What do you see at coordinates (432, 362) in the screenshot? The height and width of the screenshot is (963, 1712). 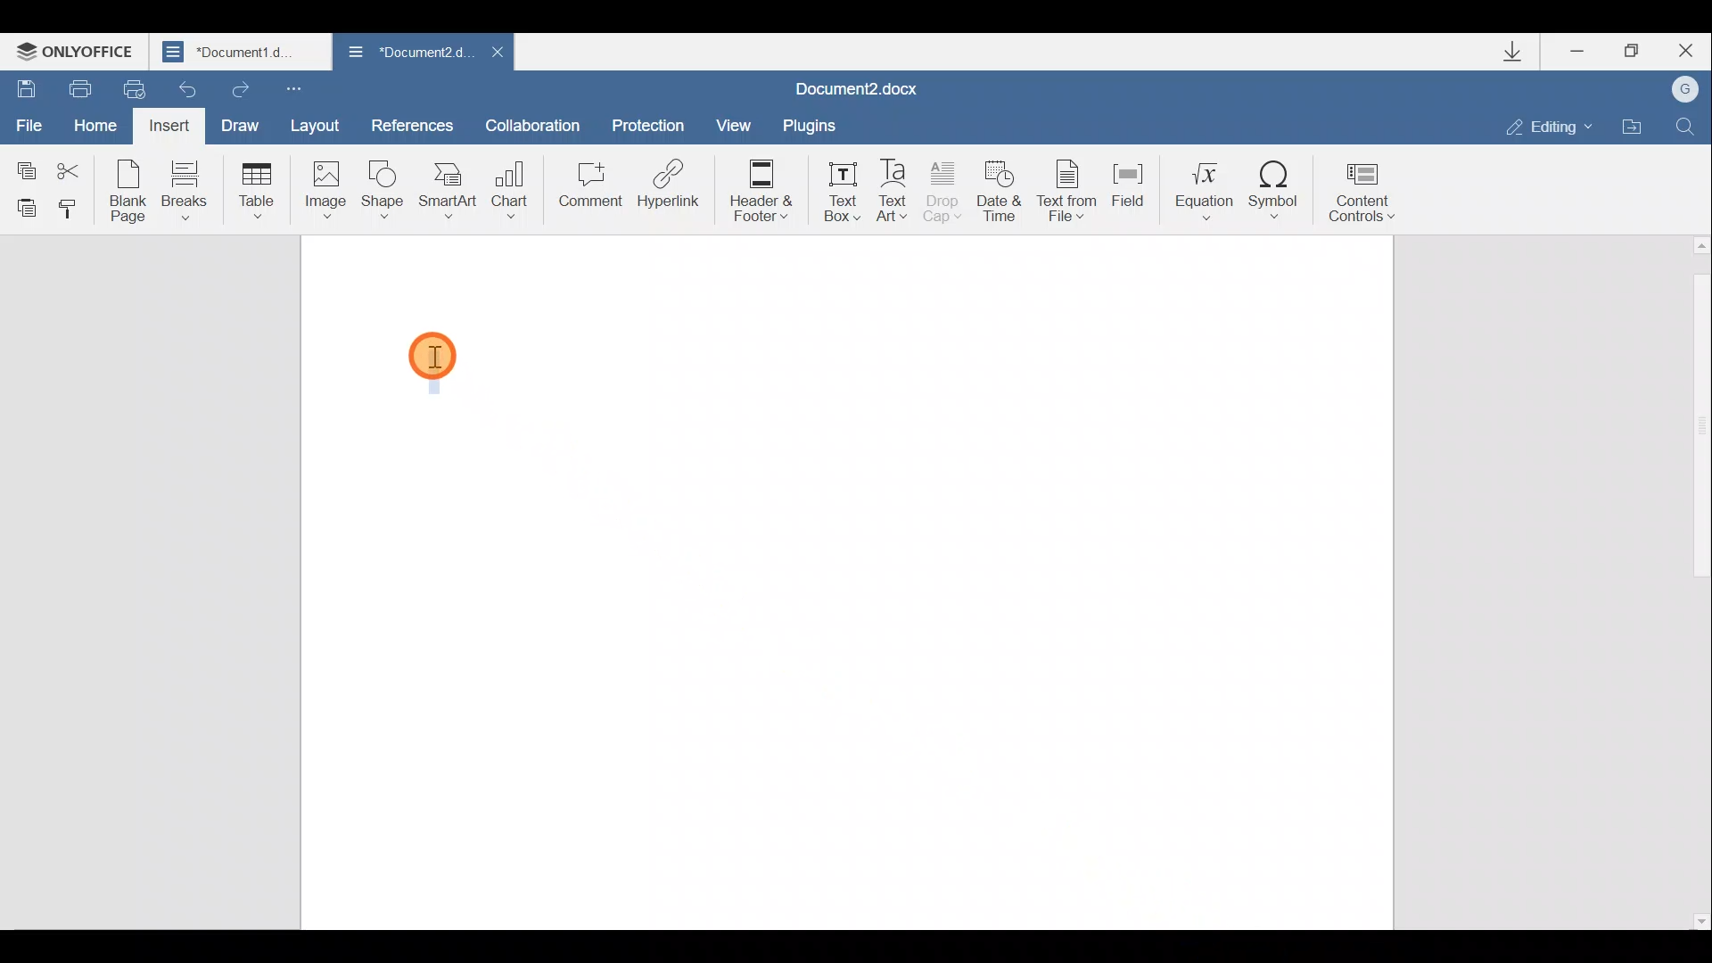 I see `Cursor` at bounding box center [432, 362].